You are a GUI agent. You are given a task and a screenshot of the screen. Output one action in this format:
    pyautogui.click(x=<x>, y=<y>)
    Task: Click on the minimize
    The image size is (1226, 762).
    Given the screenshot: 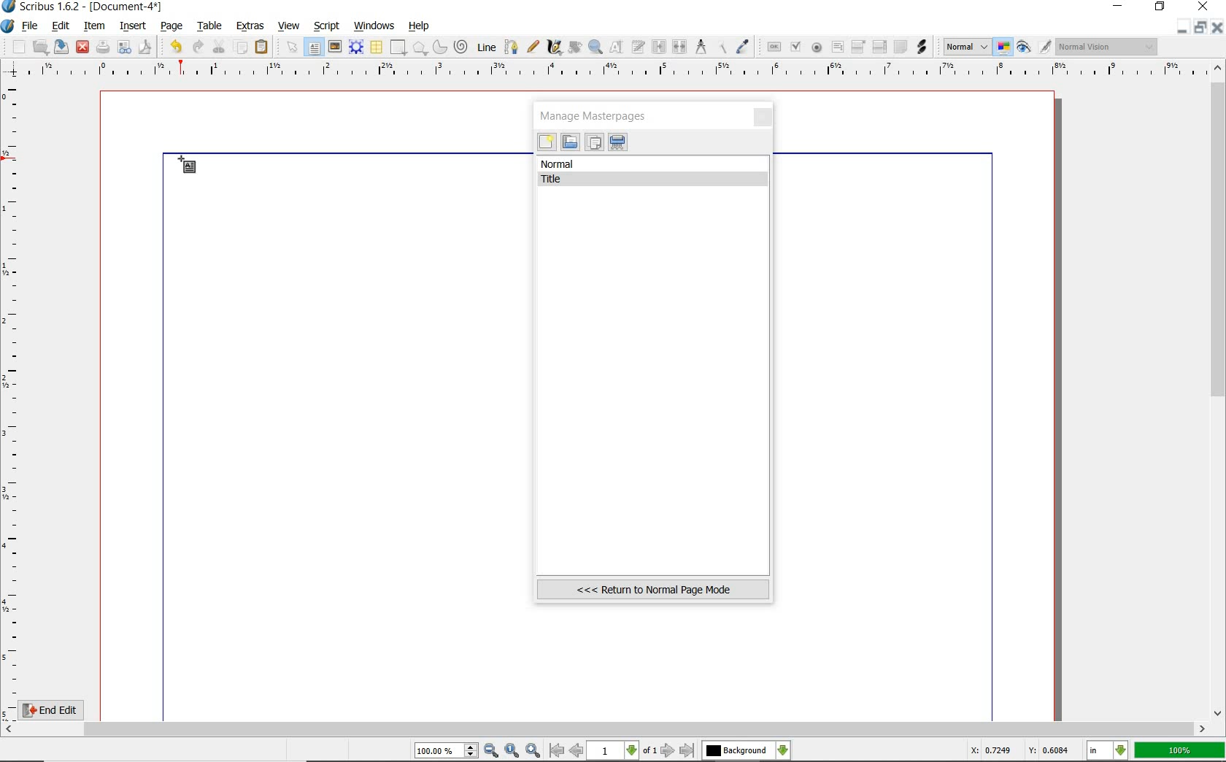 What is the action you would take?
    pyautogui.click(x=1119, y=7)
    